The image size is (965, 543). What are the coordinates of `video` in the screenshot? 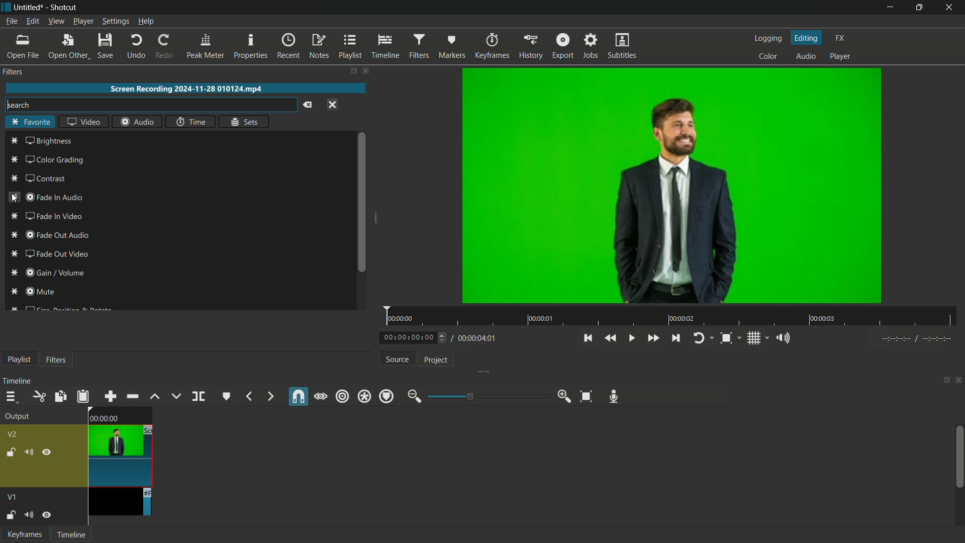 It's located at (83, 121).